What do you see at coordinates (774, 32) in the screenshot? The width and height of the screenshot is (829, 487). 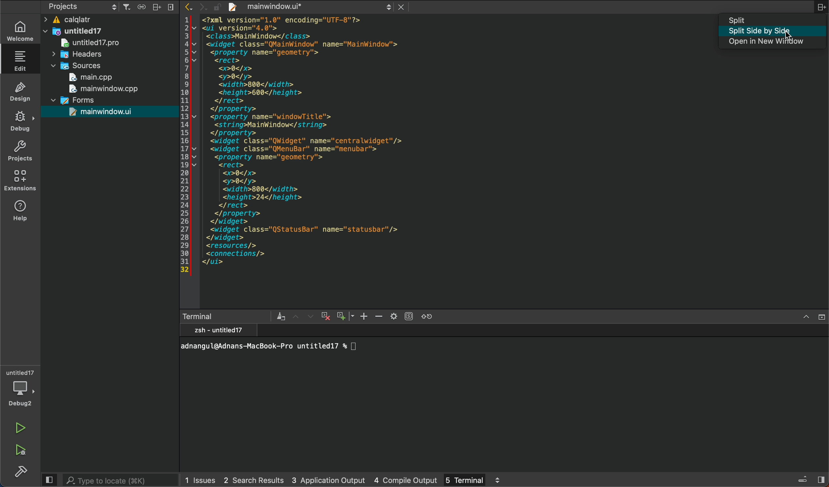 I see `split side by side` at bounding box center [774, 32].